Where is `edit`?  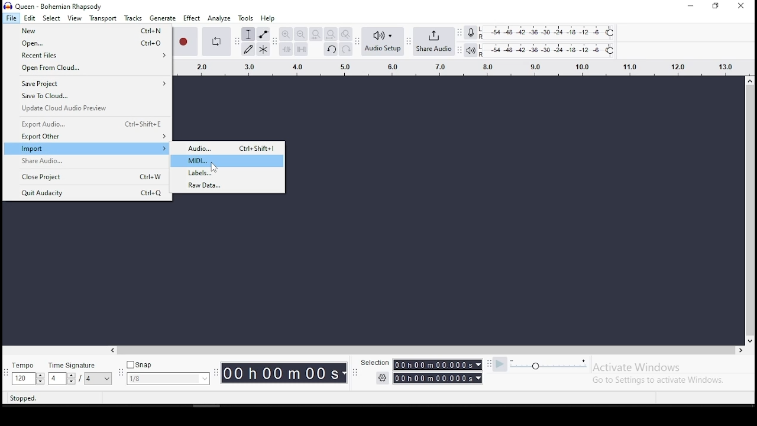 edit is located at coordinates (30, 18).